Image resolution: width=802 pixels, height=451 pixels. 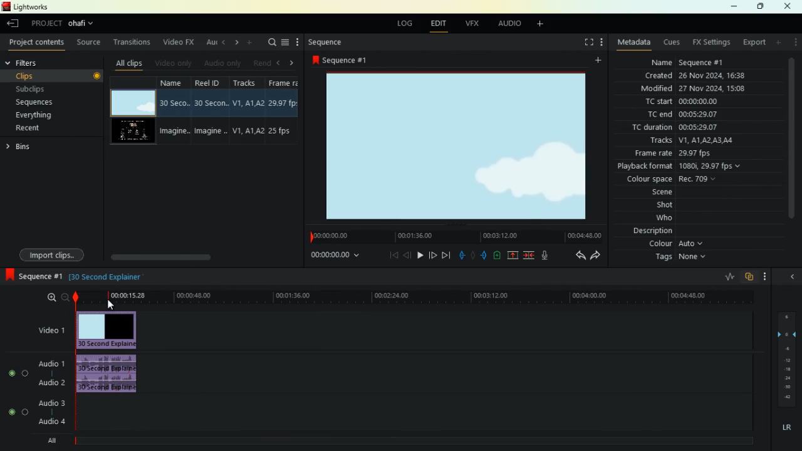 I want to click on add, so click(x=539, y=24).